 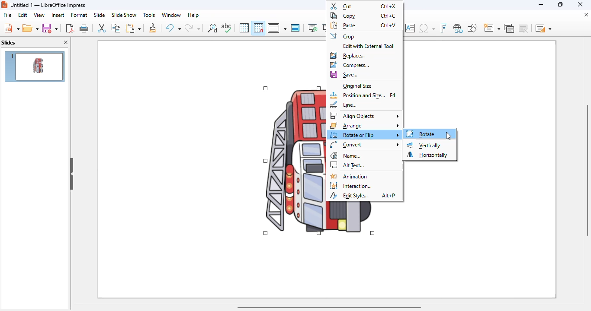 What do you see at coordinates (172, 27) in the screenshot?
I see `undo` at bounding box center [172, 27].